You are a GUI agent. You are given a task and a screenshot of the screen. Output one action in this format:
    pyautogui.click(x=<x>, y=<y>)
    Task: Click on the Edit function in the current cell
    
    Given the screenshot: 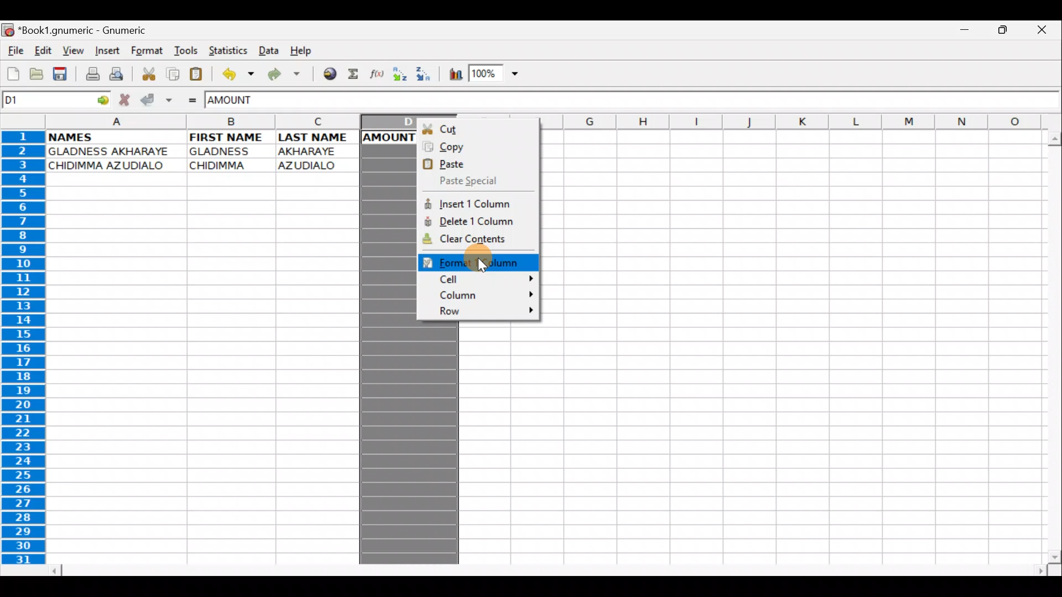 What is the action you would take?
    pyautogui.click(x=378, y=74)
    